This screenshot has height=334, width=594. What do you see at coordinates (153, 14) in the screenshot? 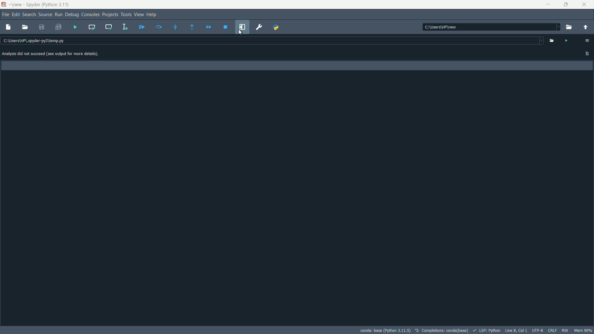
I see `help menu` at bounding box center [153, 14].